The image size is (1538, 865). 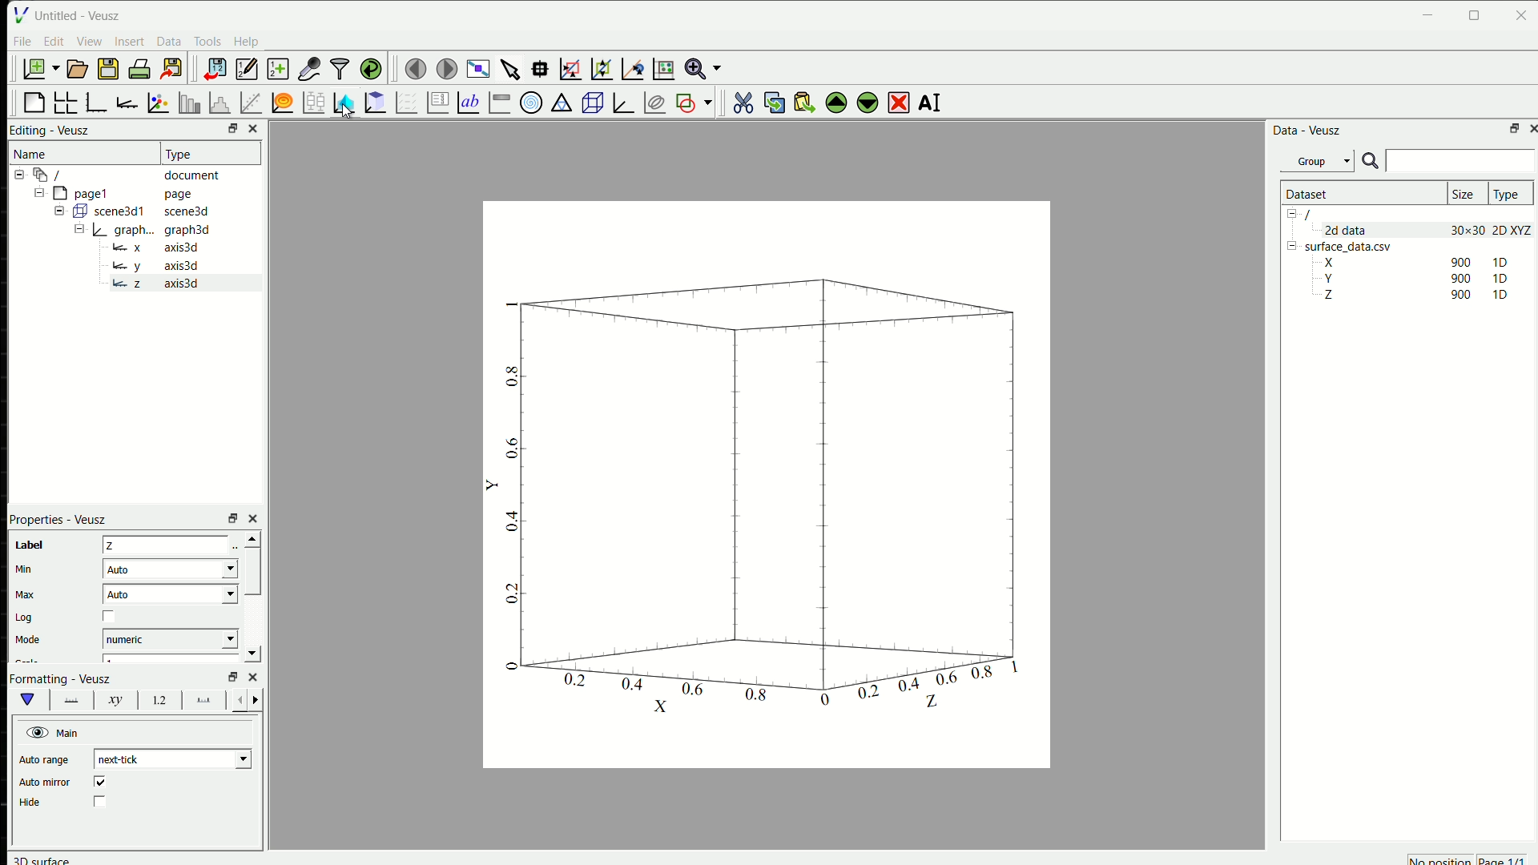 What do you see at coordinates (376, 102) in the screenshot?
I see `plot a 2D dataset as contours` at bounding box center [376, 102].